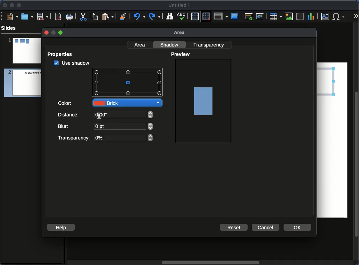 This screenshot has width=359, height=265. What do you see at coordinates (94, 16) in the screenshot?
I see `Copy` at bounding box center [94, 16].